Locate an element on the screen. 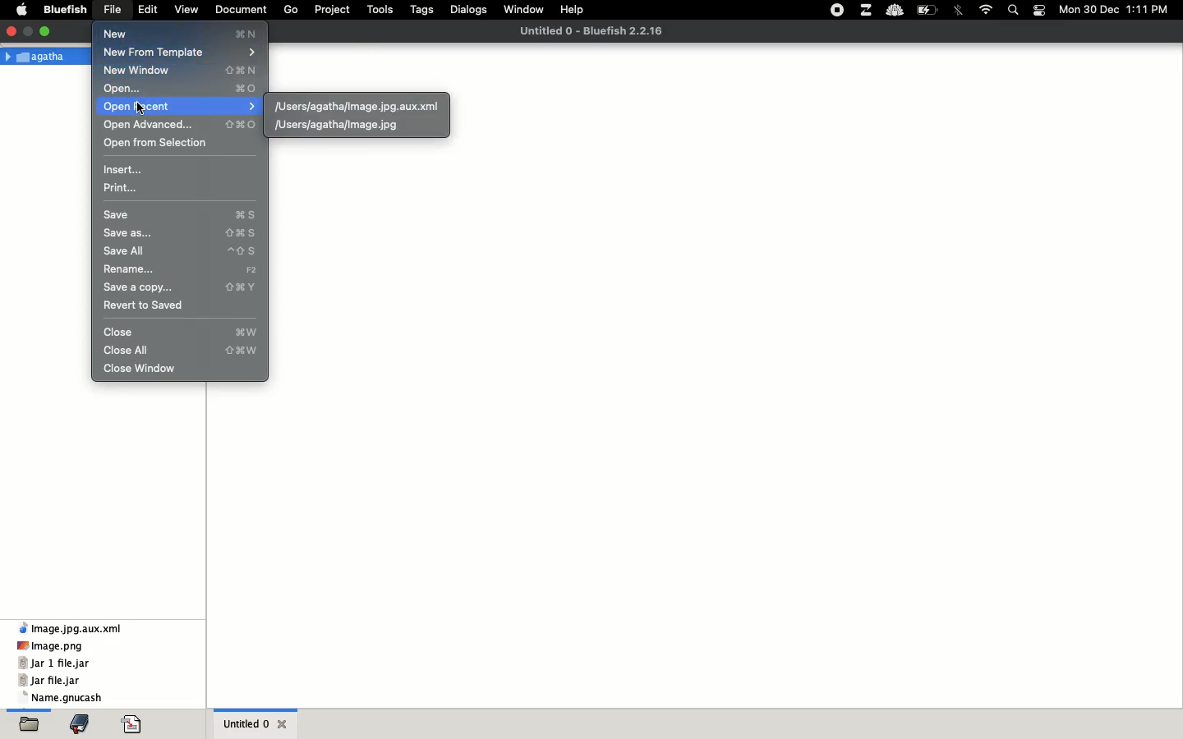 This screenshot has height=739, width=1183. open   command O is located at coordinates (181, 90).